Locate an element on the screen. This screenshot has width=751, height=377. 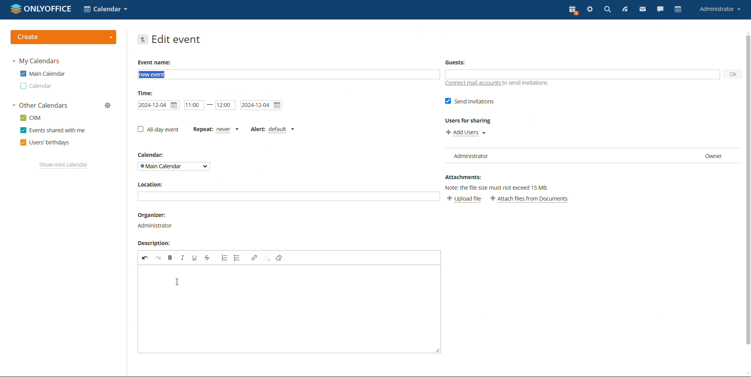
Description: is located at coordinates (155, 242).